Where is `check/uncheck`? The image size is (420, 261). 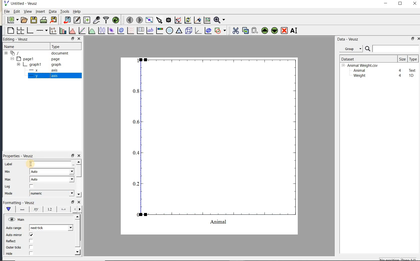 check/uncheck is located at coordinates (31, 253).